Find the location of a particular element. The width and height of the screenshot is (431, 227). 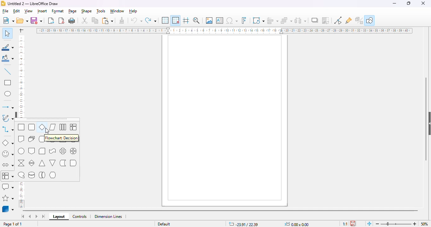

crop image is located at coordinates (326, 21).